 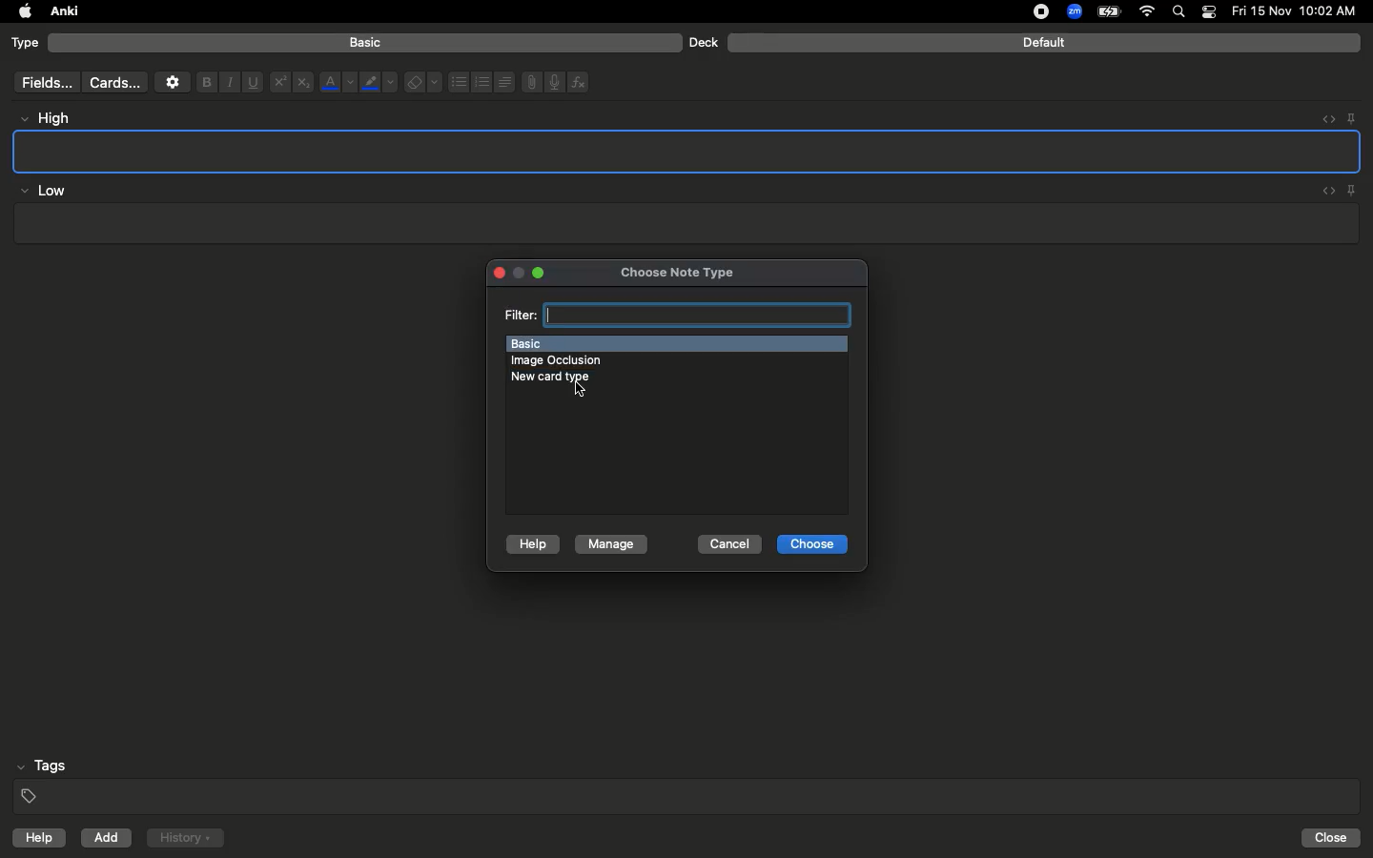 What do you see at coordinates (108, 838) in the screenshot?
I see `Add` at bounding box center [108, 838].